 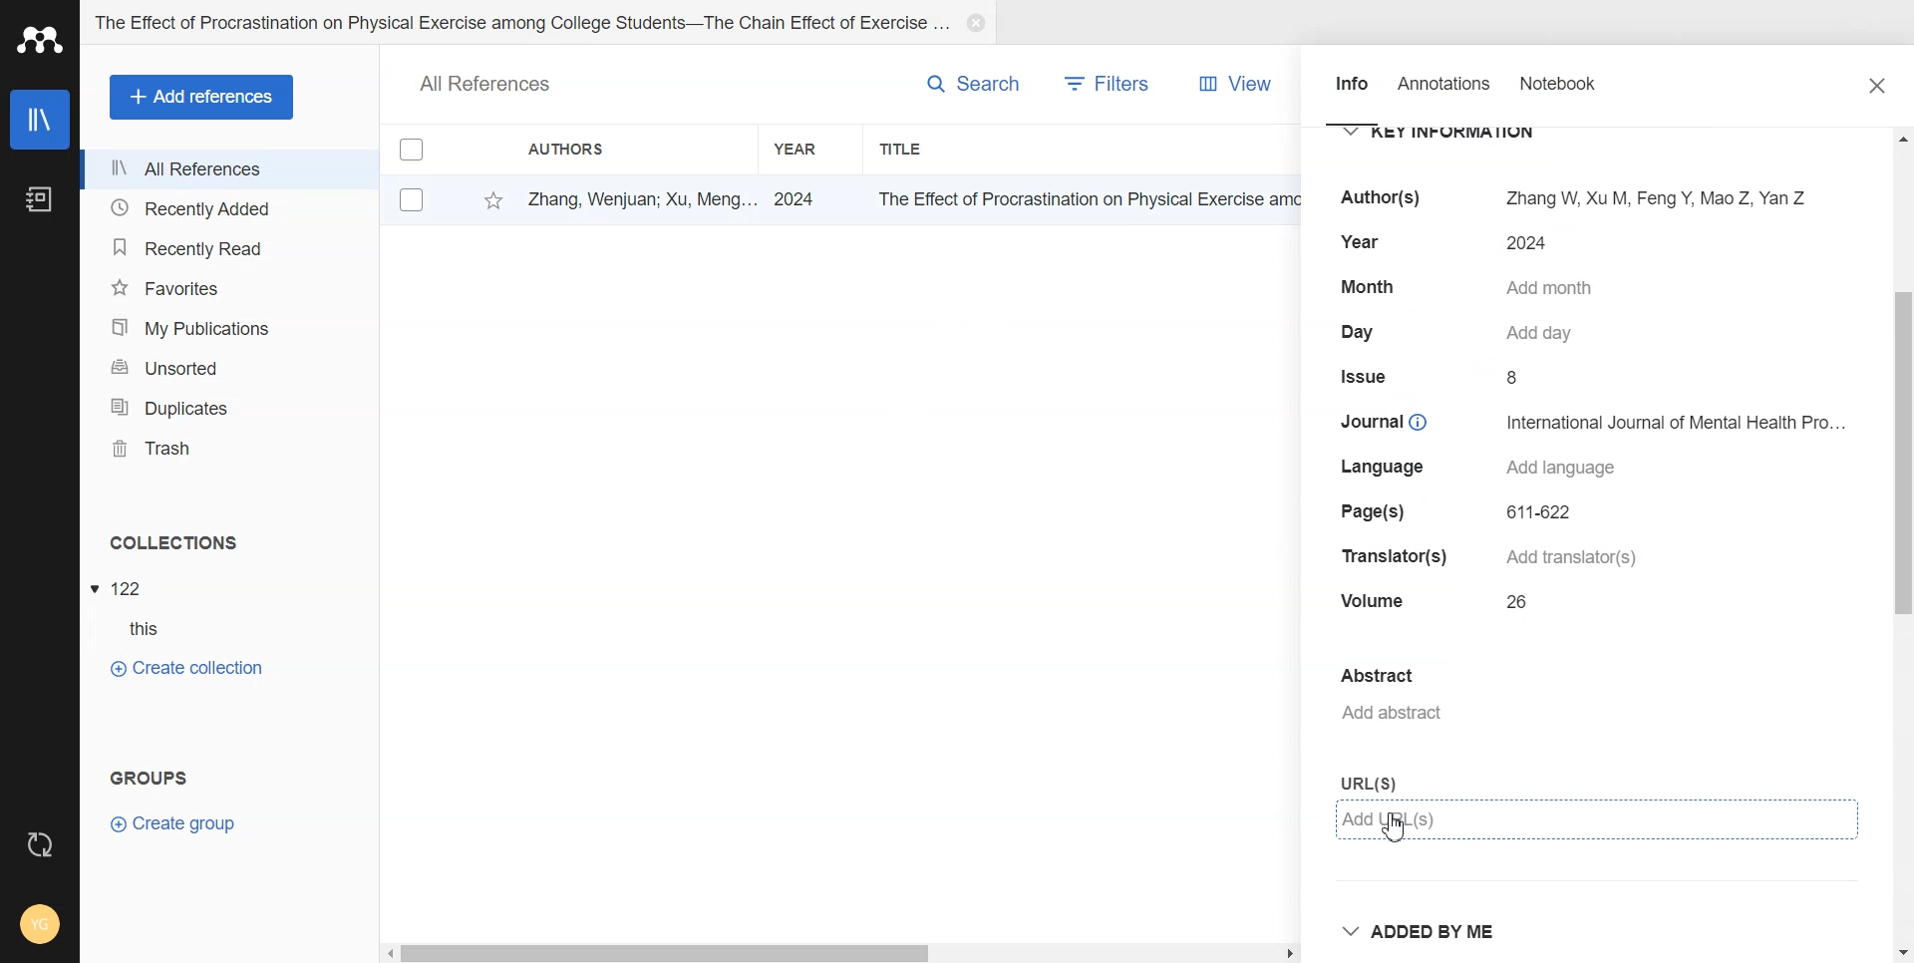 What do you see at coordinates (603, 150) in the screenshot?
I see `Authors` at bounding box center [603, 150].